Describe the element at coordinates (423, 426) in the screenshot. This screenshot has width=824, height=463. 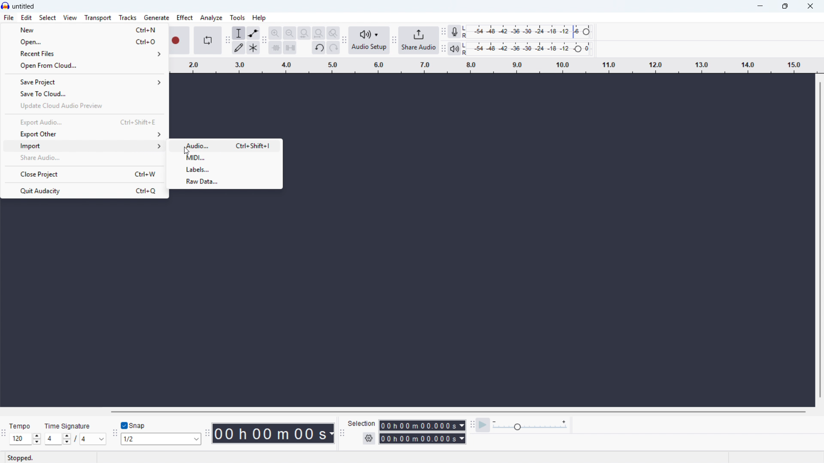
I see `Selection start time ` at that location.